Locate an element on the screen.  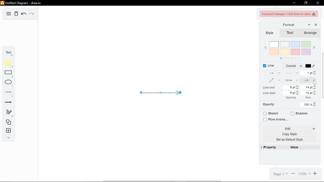
Rectangle is located at coordinates (9, 74).